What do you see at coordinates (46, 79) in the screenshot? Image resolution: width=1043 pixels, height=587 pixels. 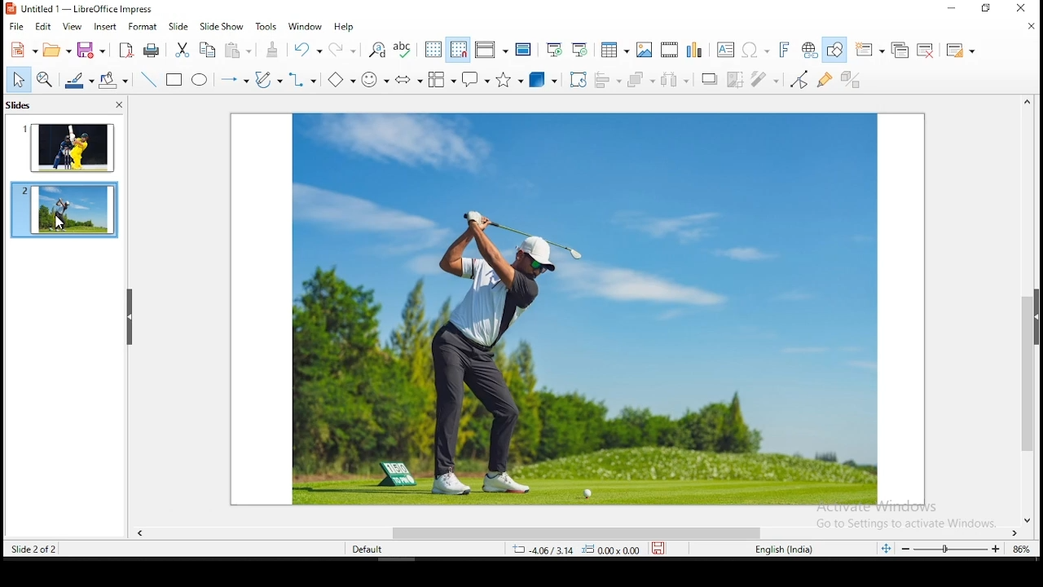 I see `zoom and pan` at bounding box center [46, 79].